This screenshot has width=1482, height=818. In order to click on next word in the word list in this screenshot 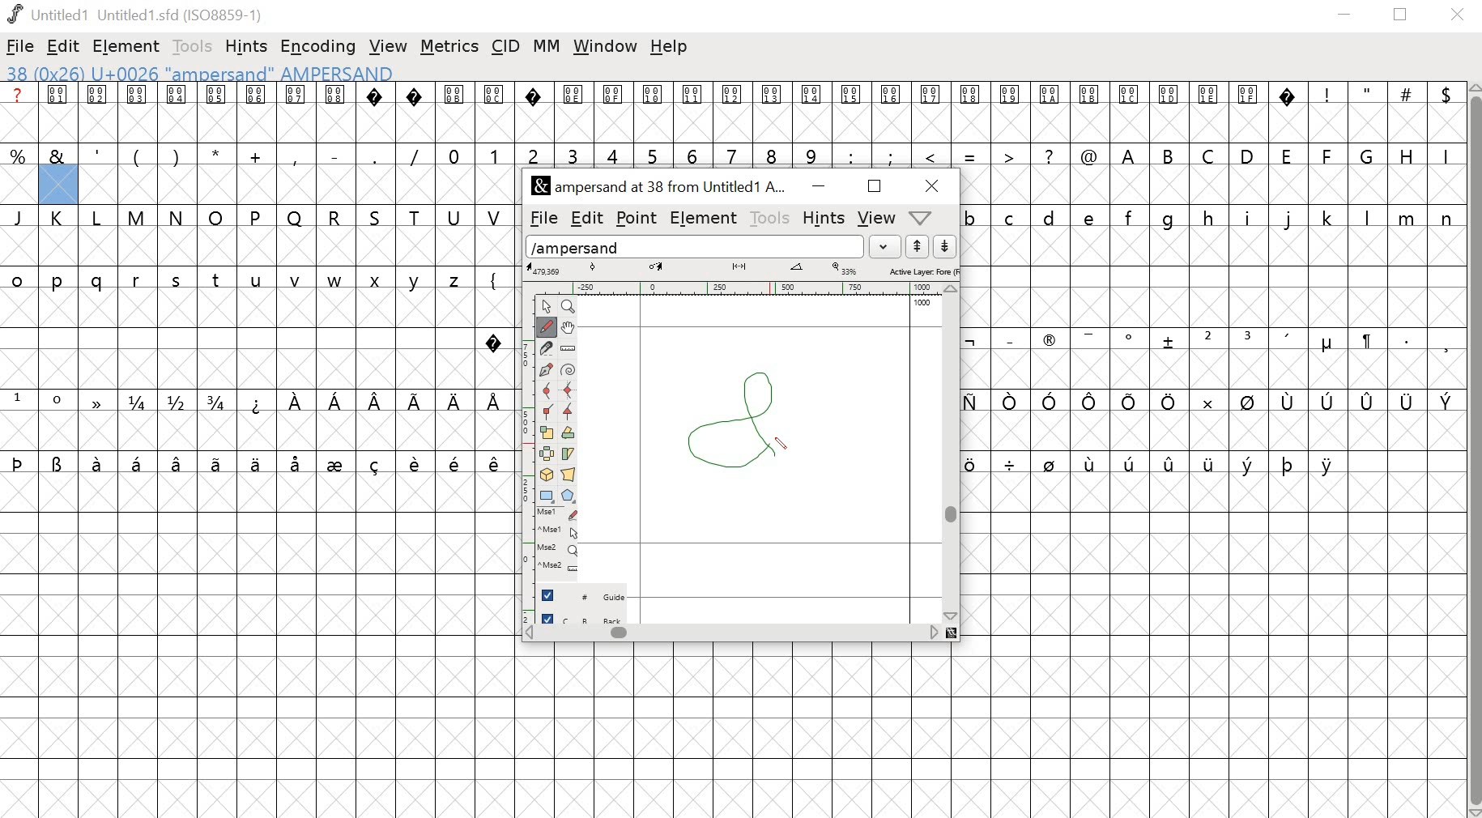, I will do `click(945, 247)`.